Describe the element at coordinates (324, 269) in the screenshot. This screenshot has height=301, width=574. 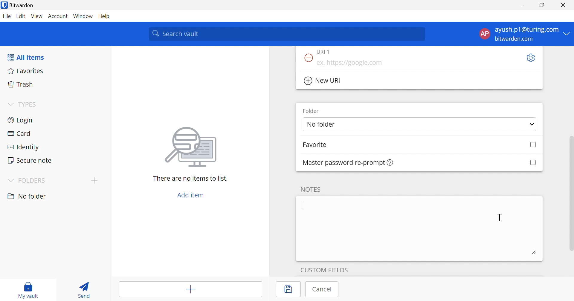
I see `CUSTOM FIELDS` at that location.